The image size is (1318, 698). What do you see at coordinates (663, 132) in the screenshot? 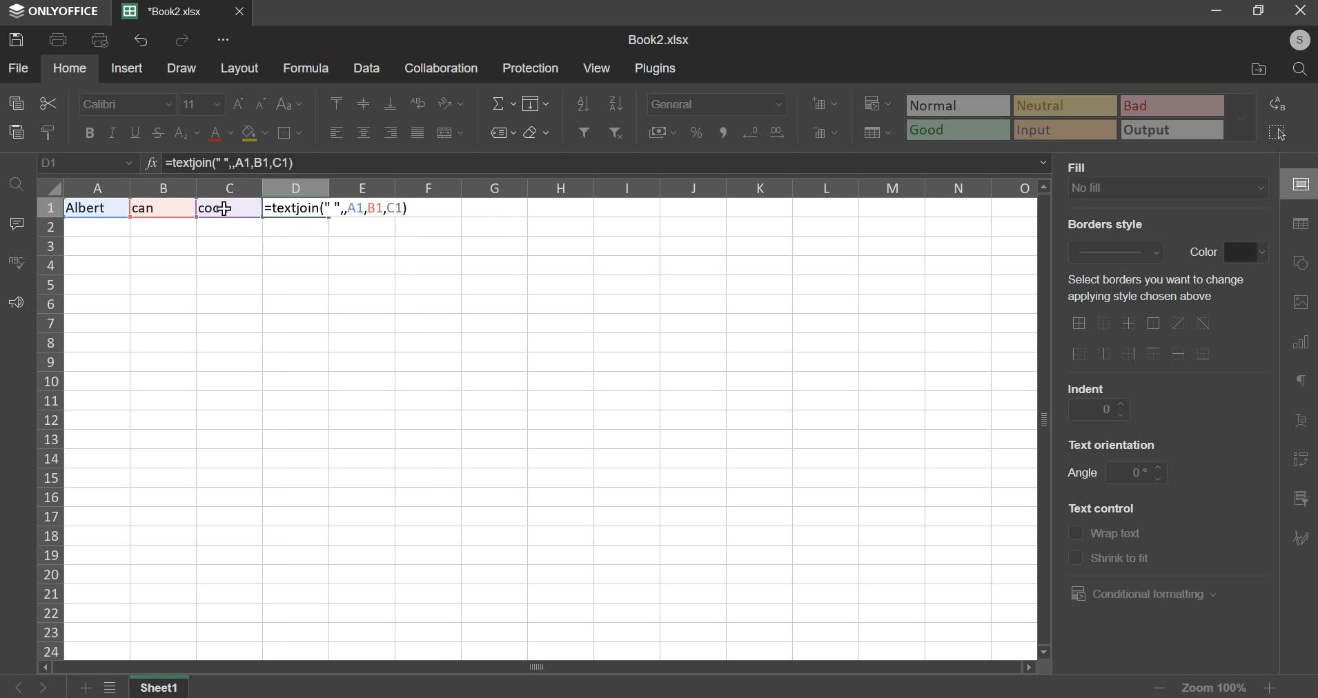
I see `accounting style` at bounding box center [663, 132].